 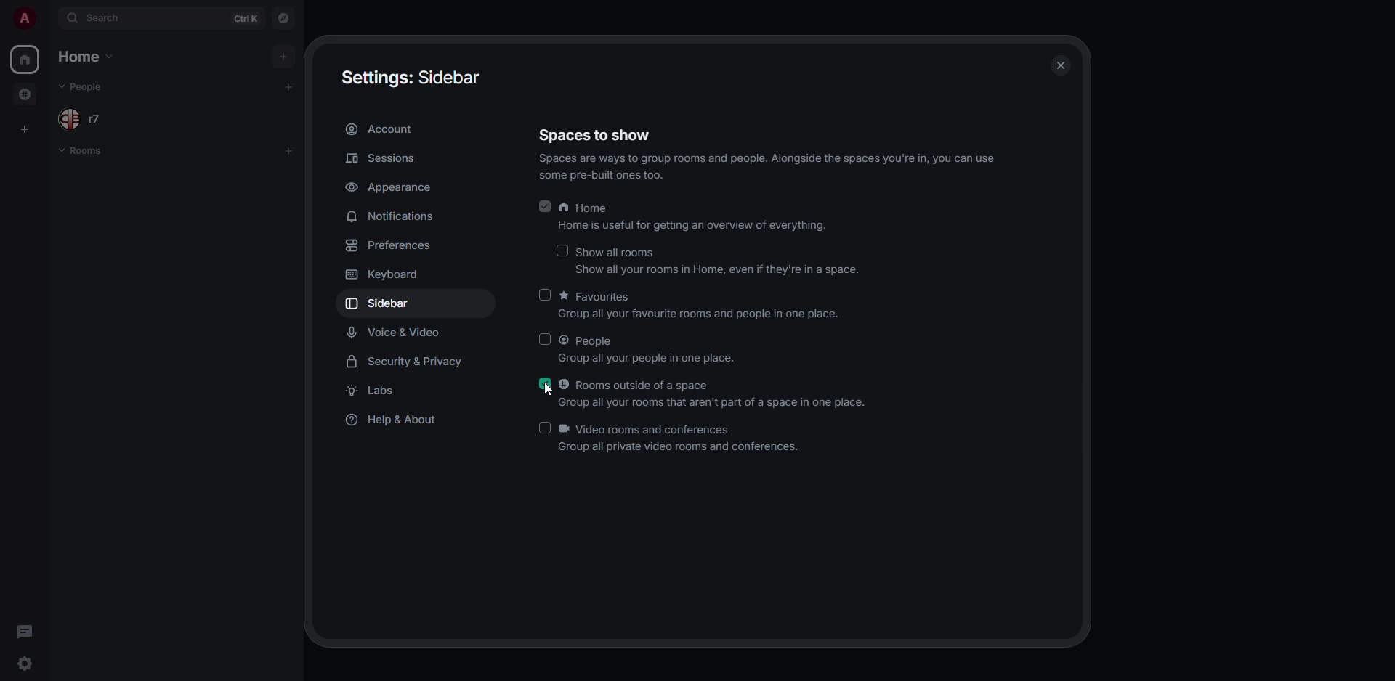 I want to click on search, so click(x=106, y=19).